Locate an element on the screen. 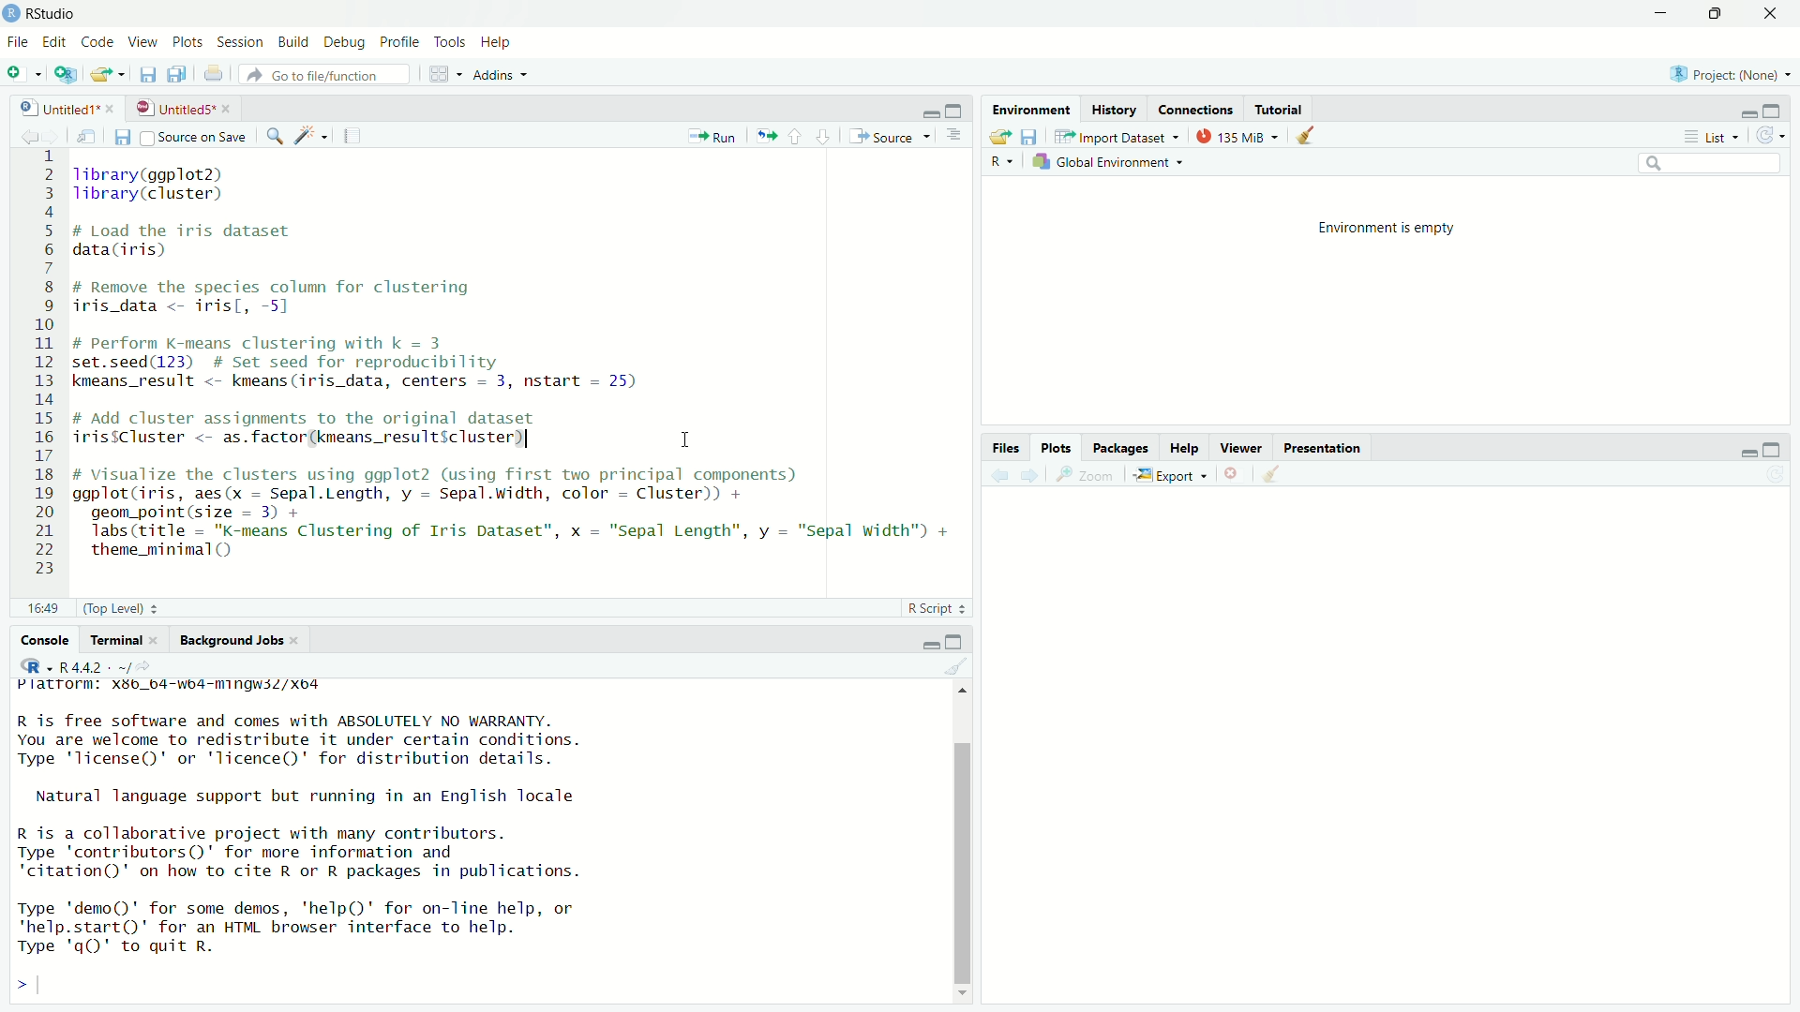  History is located at coordinates (1116, 111).